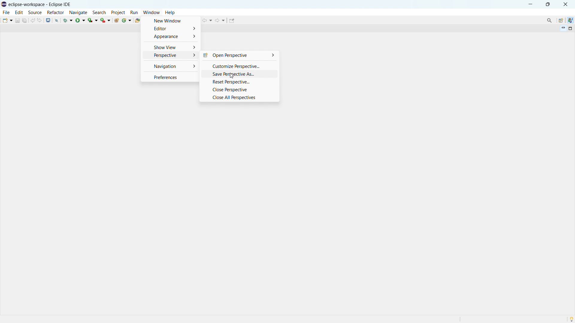 This screenshot has width=575, height=323. Describe the element at coordinates (99, 12) in the screenshot. I see `search` at that location.